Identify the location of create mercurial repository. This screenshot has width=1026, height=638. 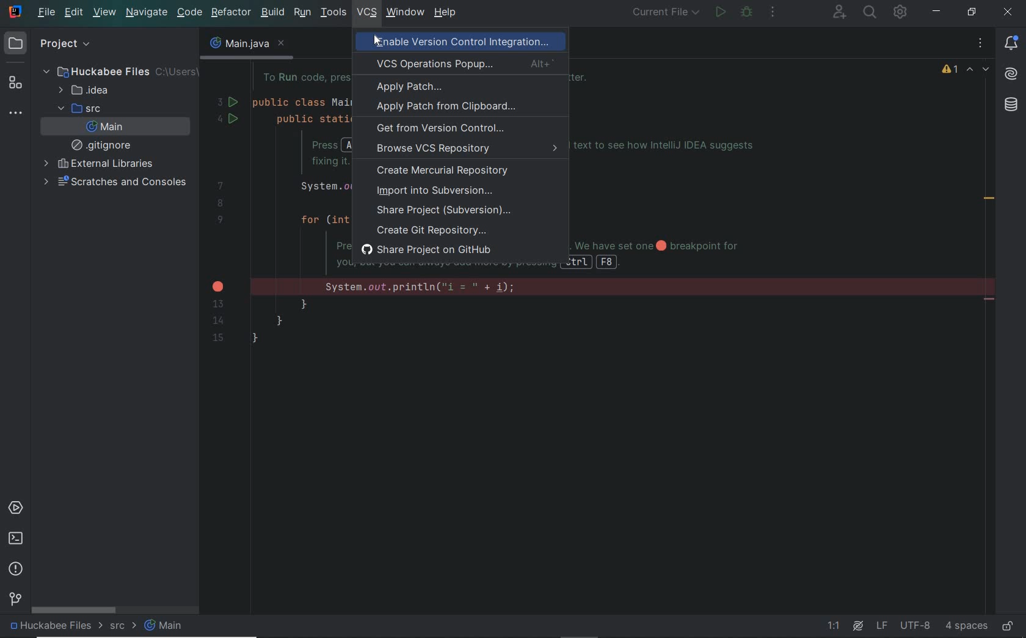
(446, 172).